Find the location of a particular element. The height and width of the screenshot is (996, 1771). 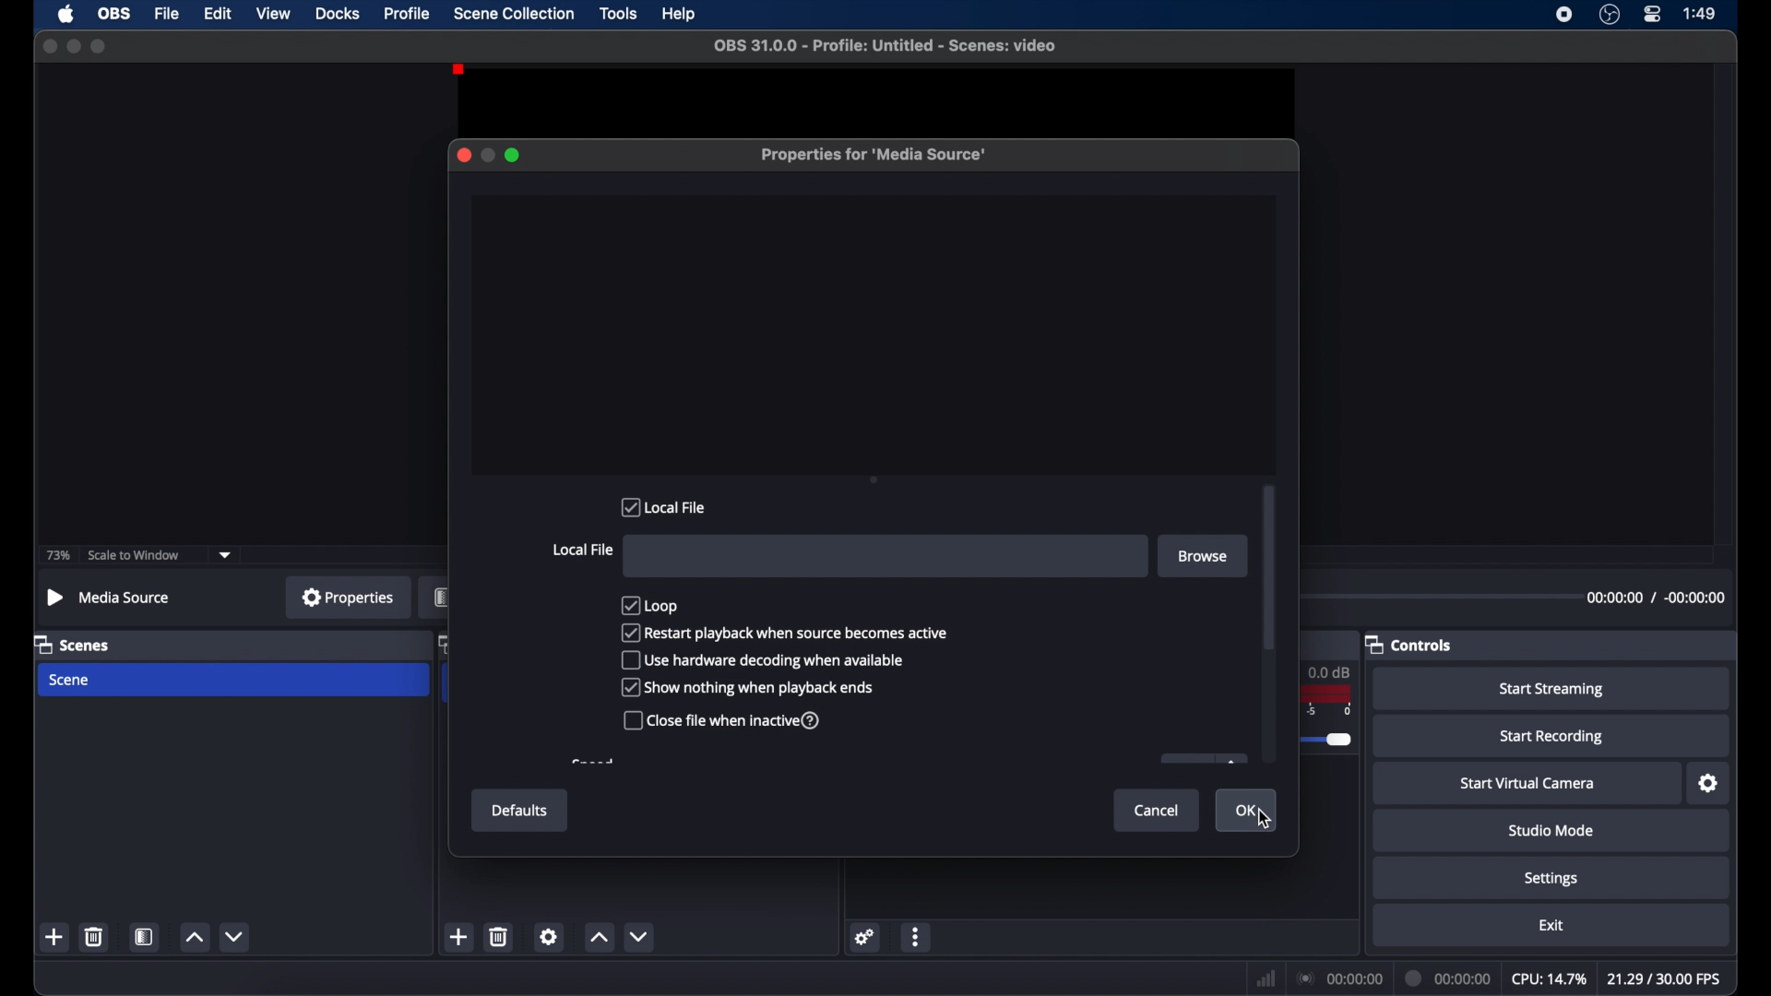

scale to window is located at coordinates (135, 555).